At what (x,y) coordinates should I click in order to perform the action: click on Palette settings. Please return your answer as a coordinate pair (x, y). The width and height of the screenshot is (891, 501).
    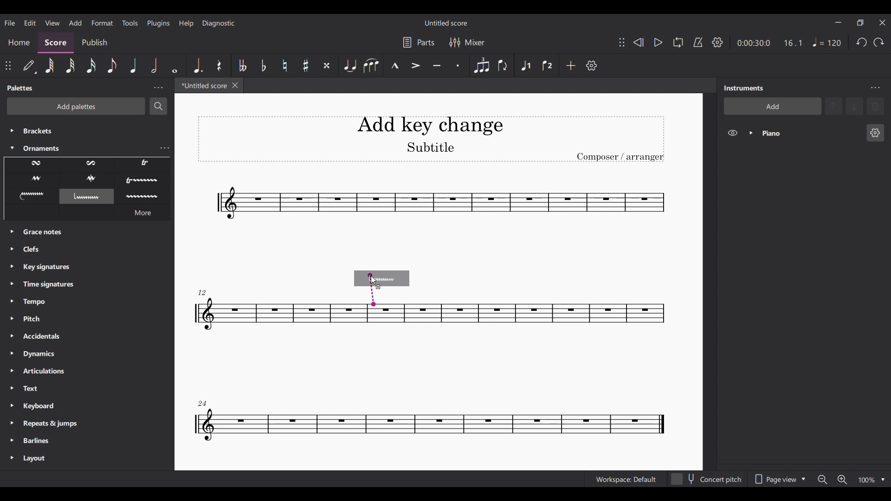
    Looking at the image, I should click on (158, 88).